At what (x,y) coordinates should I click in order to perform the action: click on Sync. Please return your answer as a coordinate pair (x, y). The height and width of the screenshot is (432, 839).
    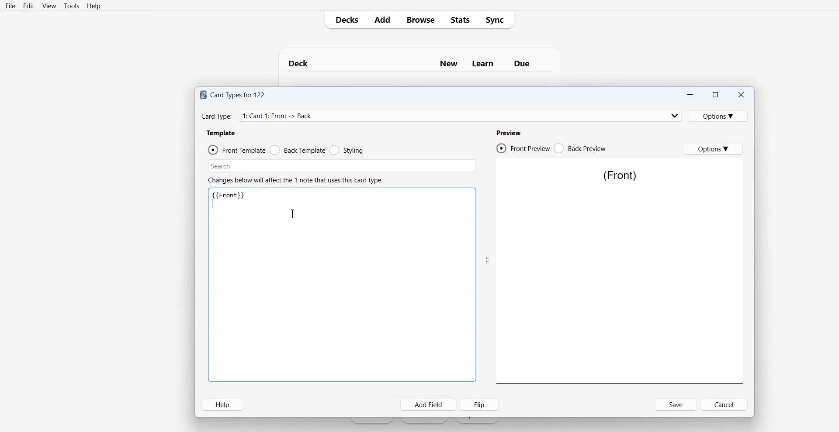
    Looking at the image, I should click on (498, 20).